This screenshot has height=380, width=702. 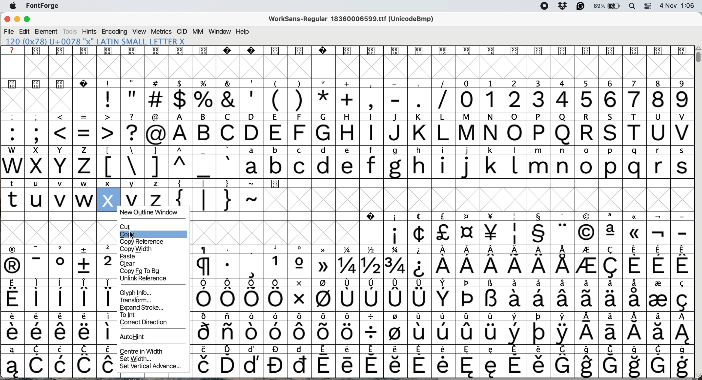 What do you see at coordinates (84, 133) in the screenshot?
I see `special characters` at bounding box center [84, 133].